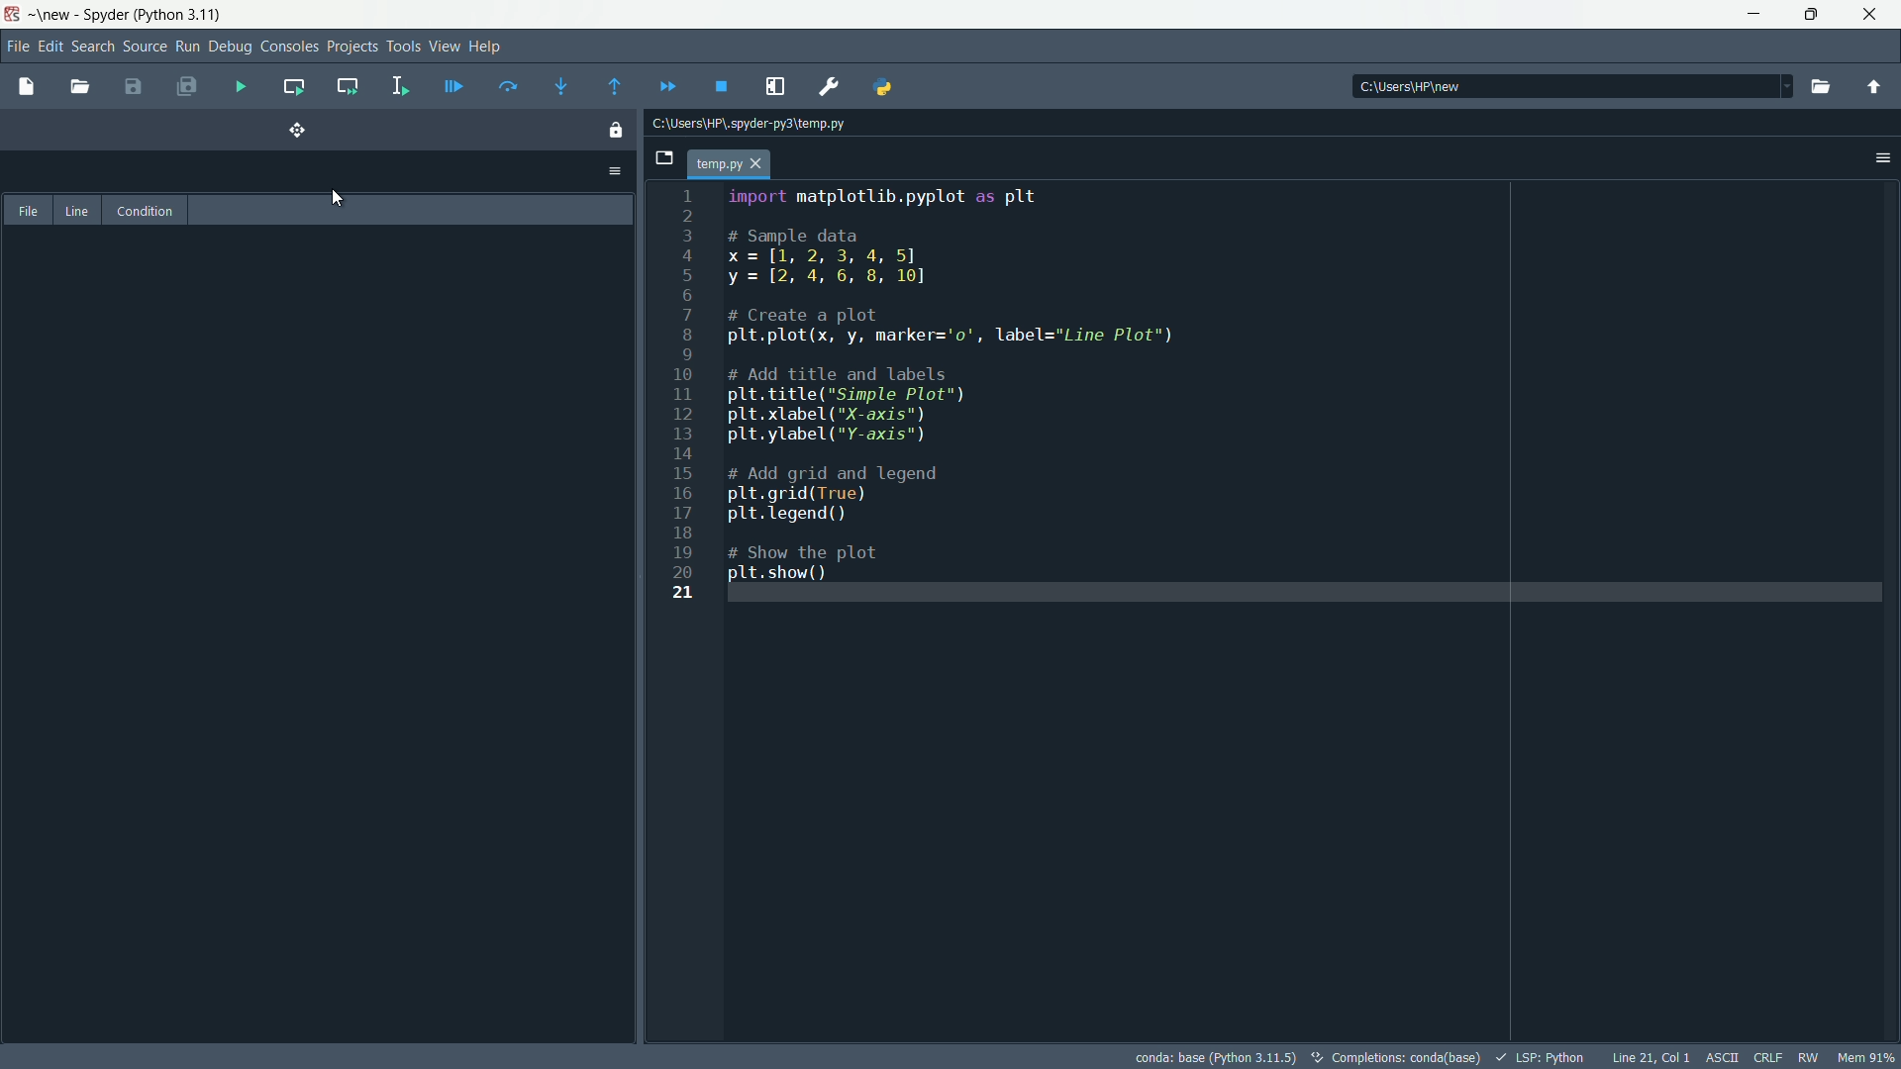 This screenshot has width=1901, height=1069. What do you see at coordinates (1720, 1058) in the screenshot?
I see `ASCII` at bounding box center [1720, 1058].